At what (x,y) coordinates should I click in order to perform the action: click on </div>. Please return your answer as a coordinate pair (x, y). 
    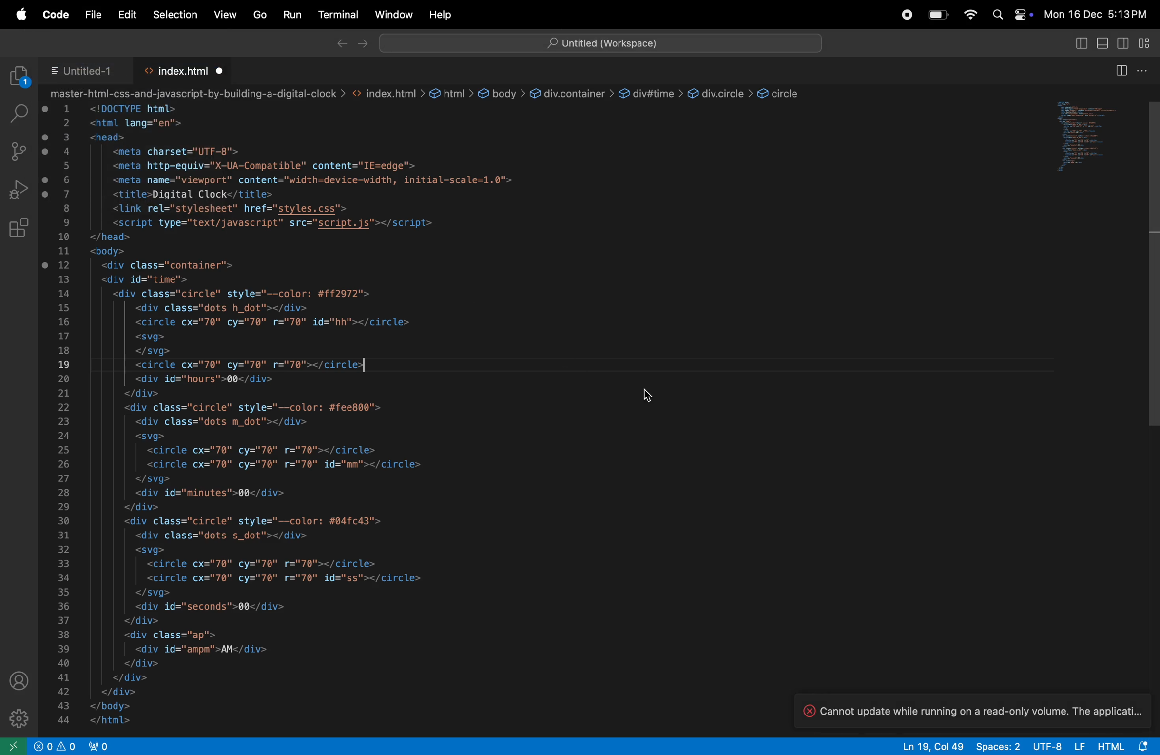
    Looking at the image, I should click on (142, 622).